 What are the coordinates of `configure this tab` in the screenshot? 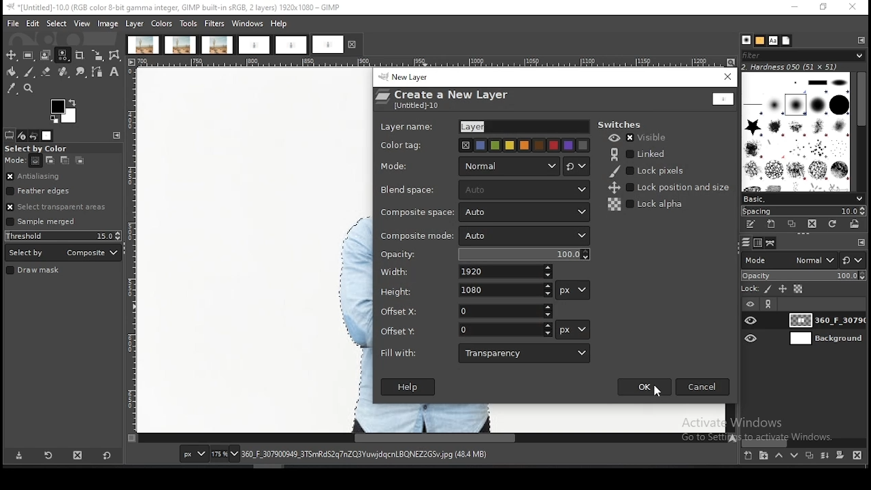 It's located at (116, 135).